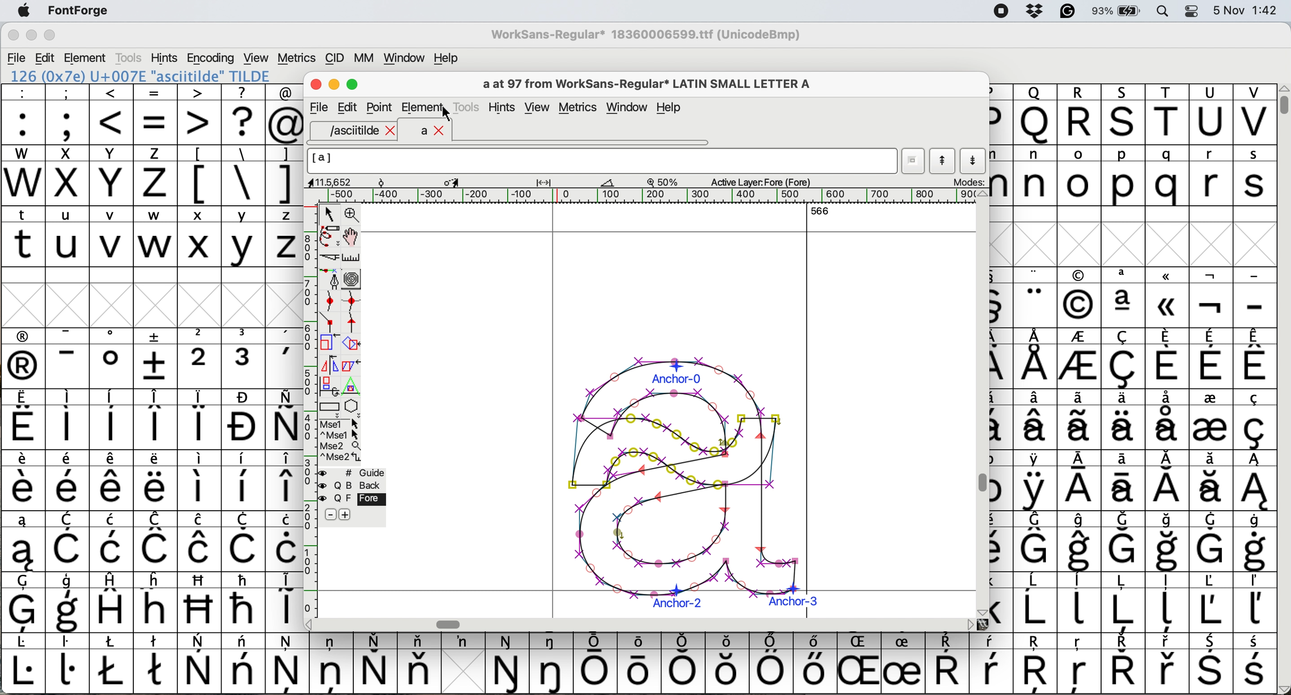 This screenshot has height=695, width=1291. Describe the element at coordinates (433, 131) in the screenshot. I see `a` at that location.